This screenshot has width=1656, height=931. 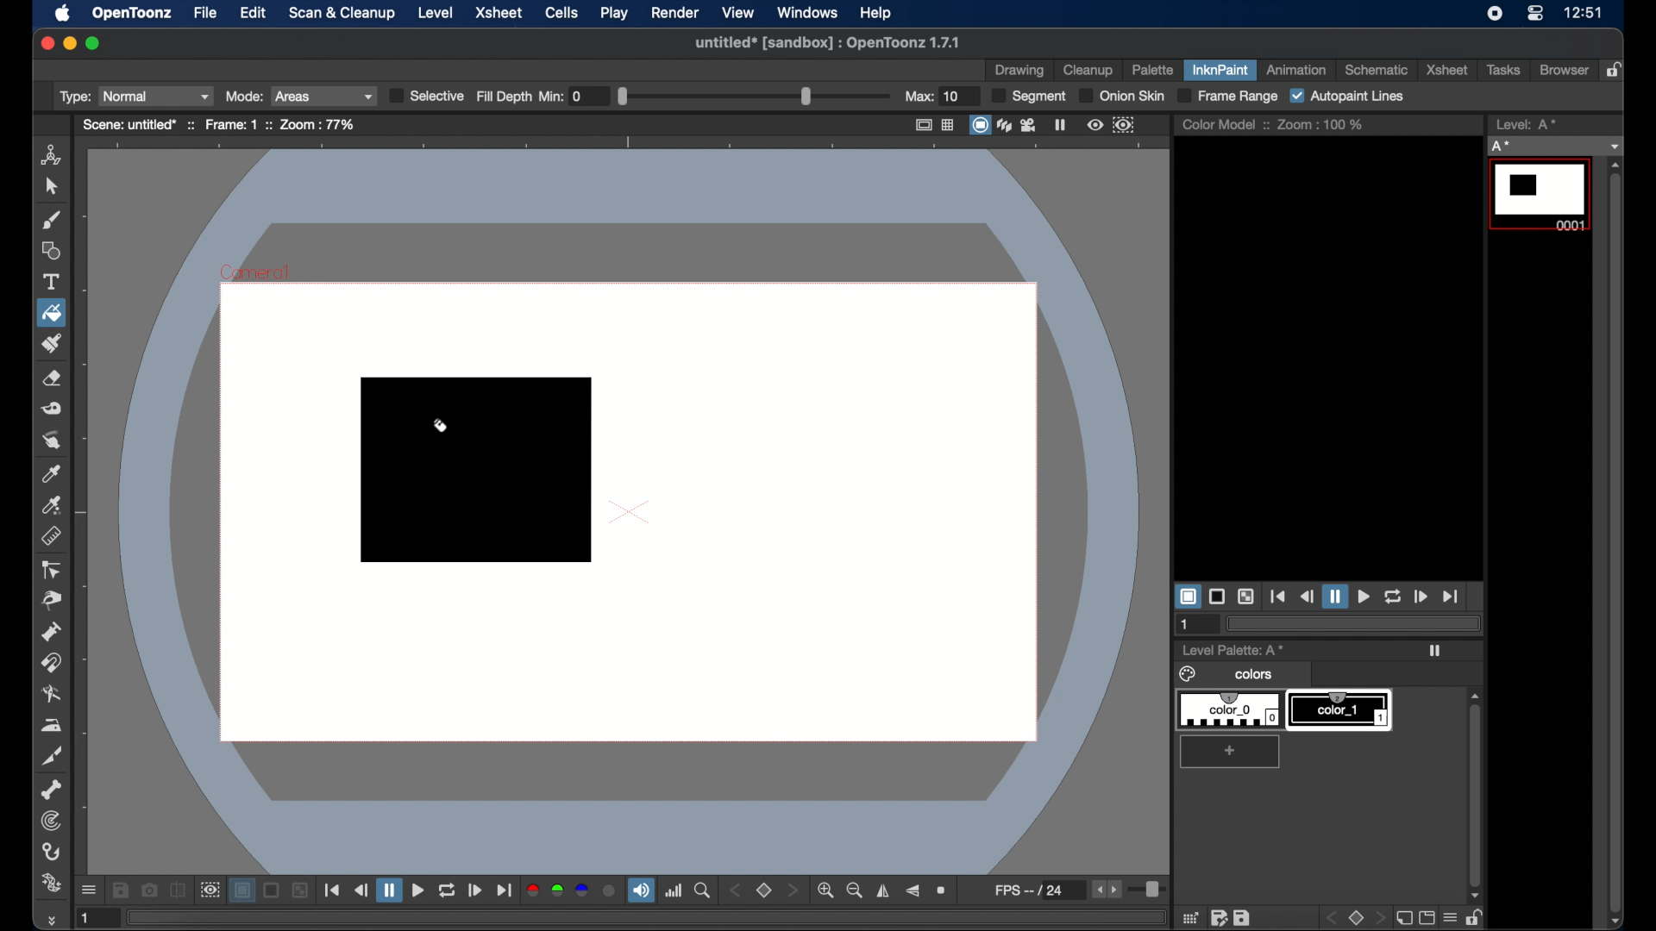 What do you see at coordinates (134, 97) in the screenshot?
I see `Type` at bounding box center [134, 97].